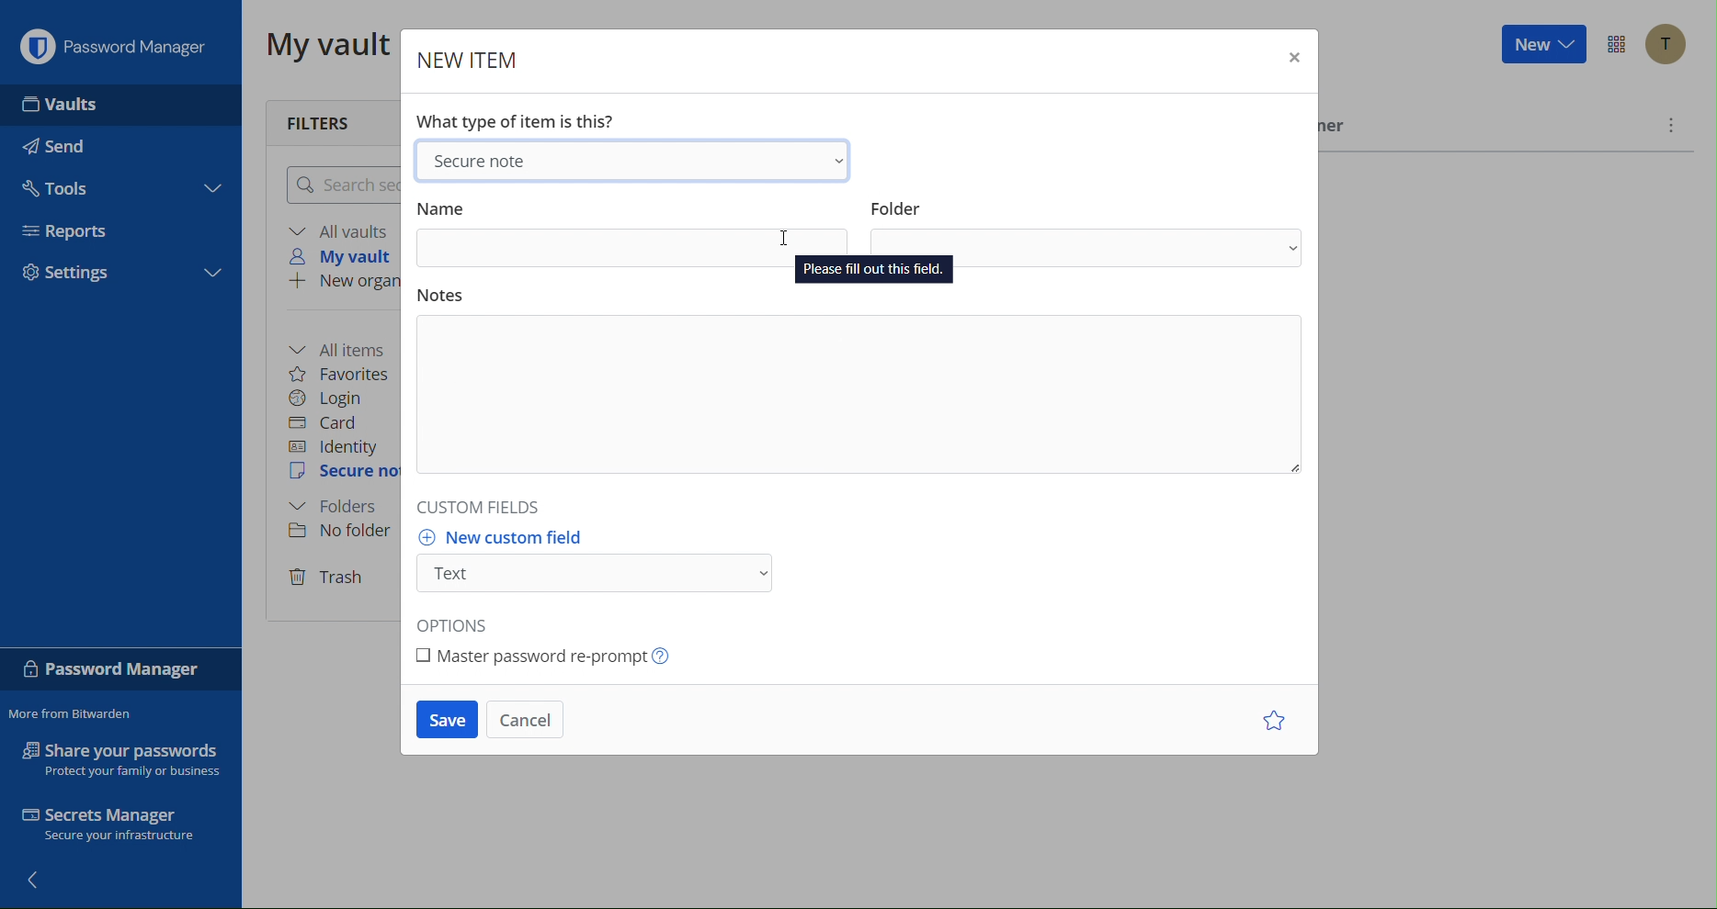  I want to click on Folder, so click(341, 507).